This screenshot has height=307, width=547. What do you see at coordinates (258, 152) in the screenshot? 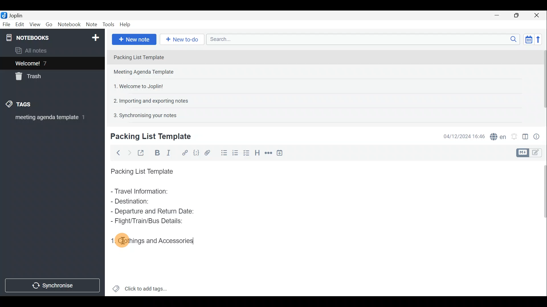
I see `Heading` at bounding box center [258, 152].